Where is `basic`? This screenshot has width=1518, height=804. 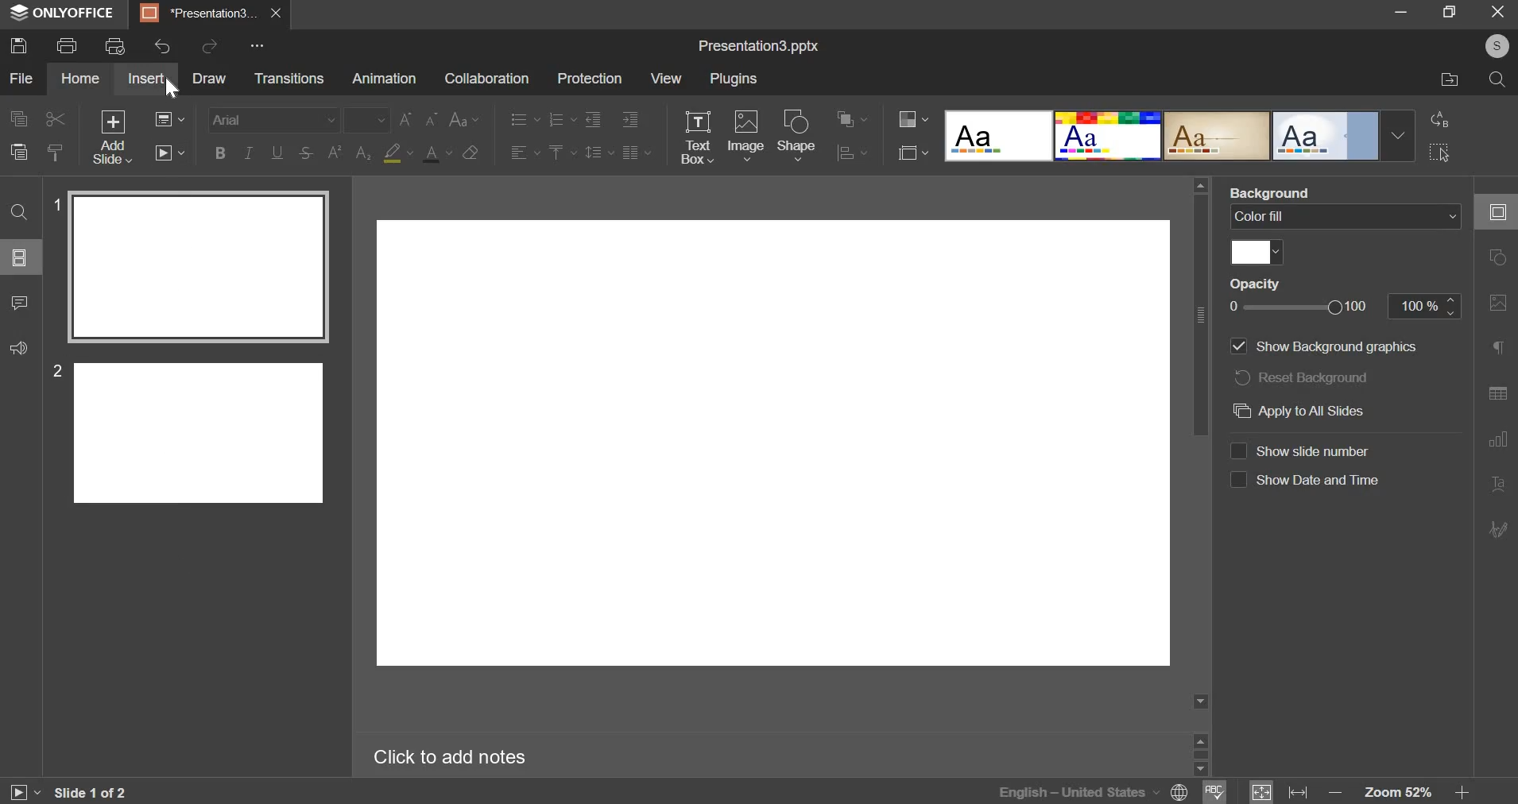 basic is located at coordinates (1107, 136).